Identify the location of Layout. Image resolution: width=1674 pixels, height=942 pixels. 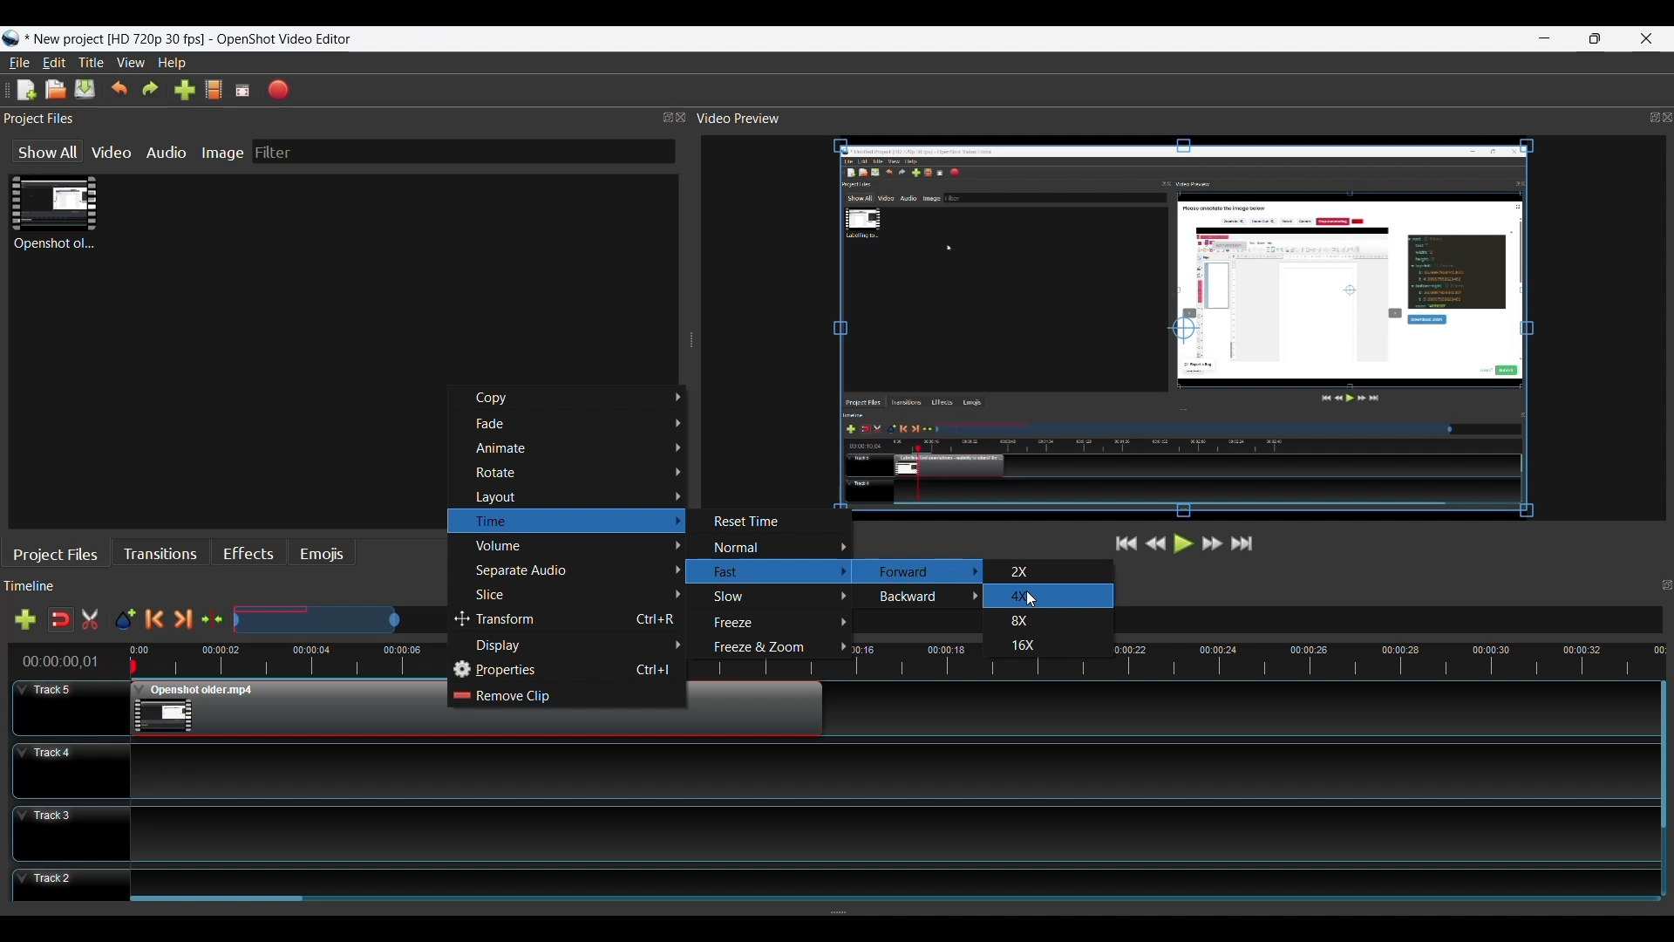
(576, 497).